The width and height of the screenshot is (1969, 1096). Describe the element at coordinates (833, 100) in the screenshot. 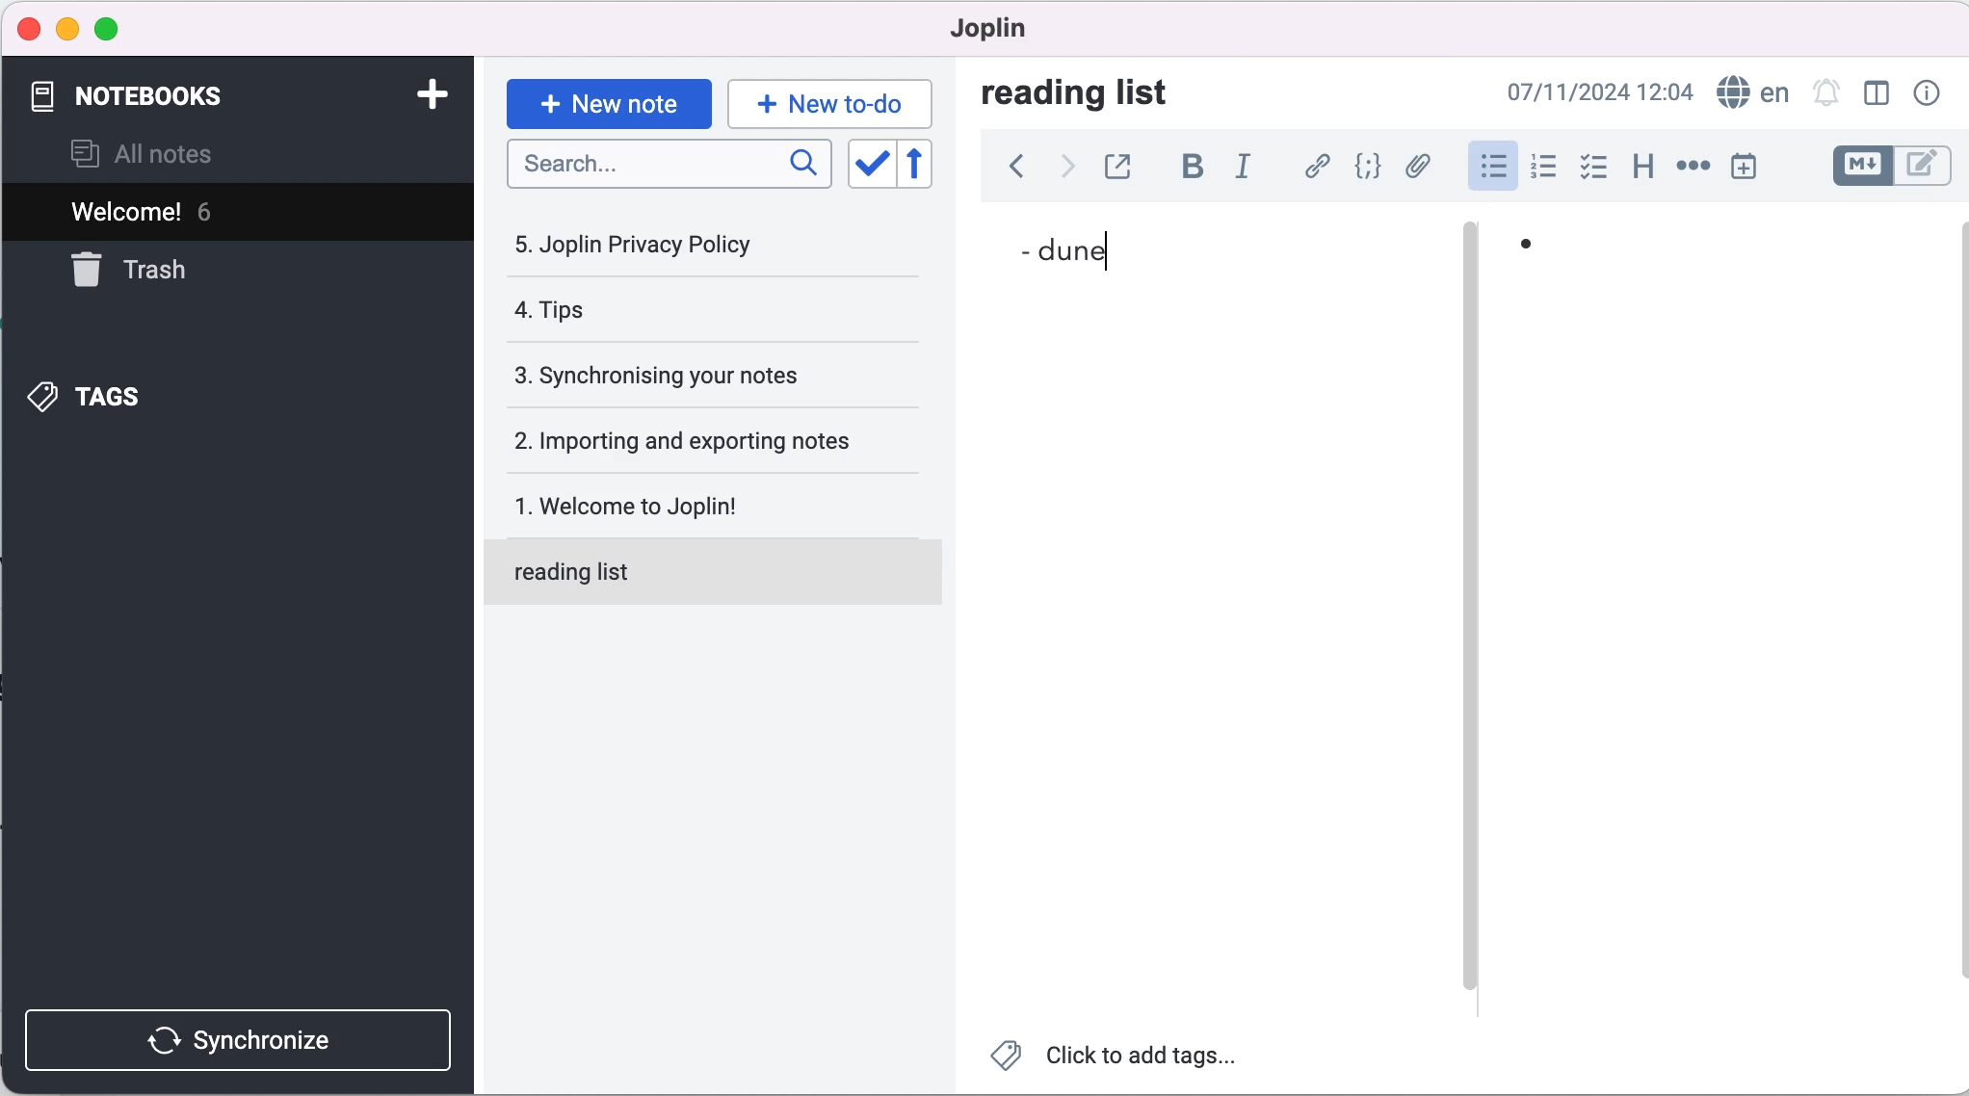

I see `new to-do` at that location.